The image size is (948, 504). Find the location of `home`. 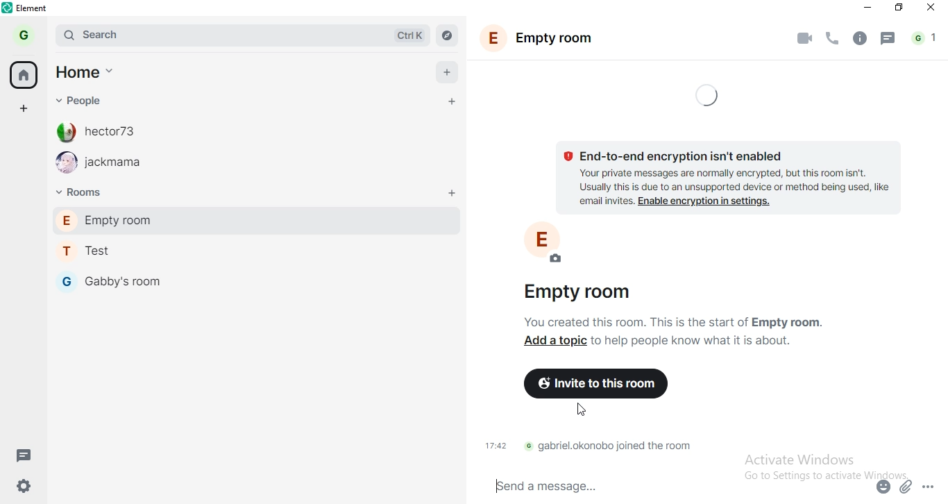

home is located at coordinates (84, 72).